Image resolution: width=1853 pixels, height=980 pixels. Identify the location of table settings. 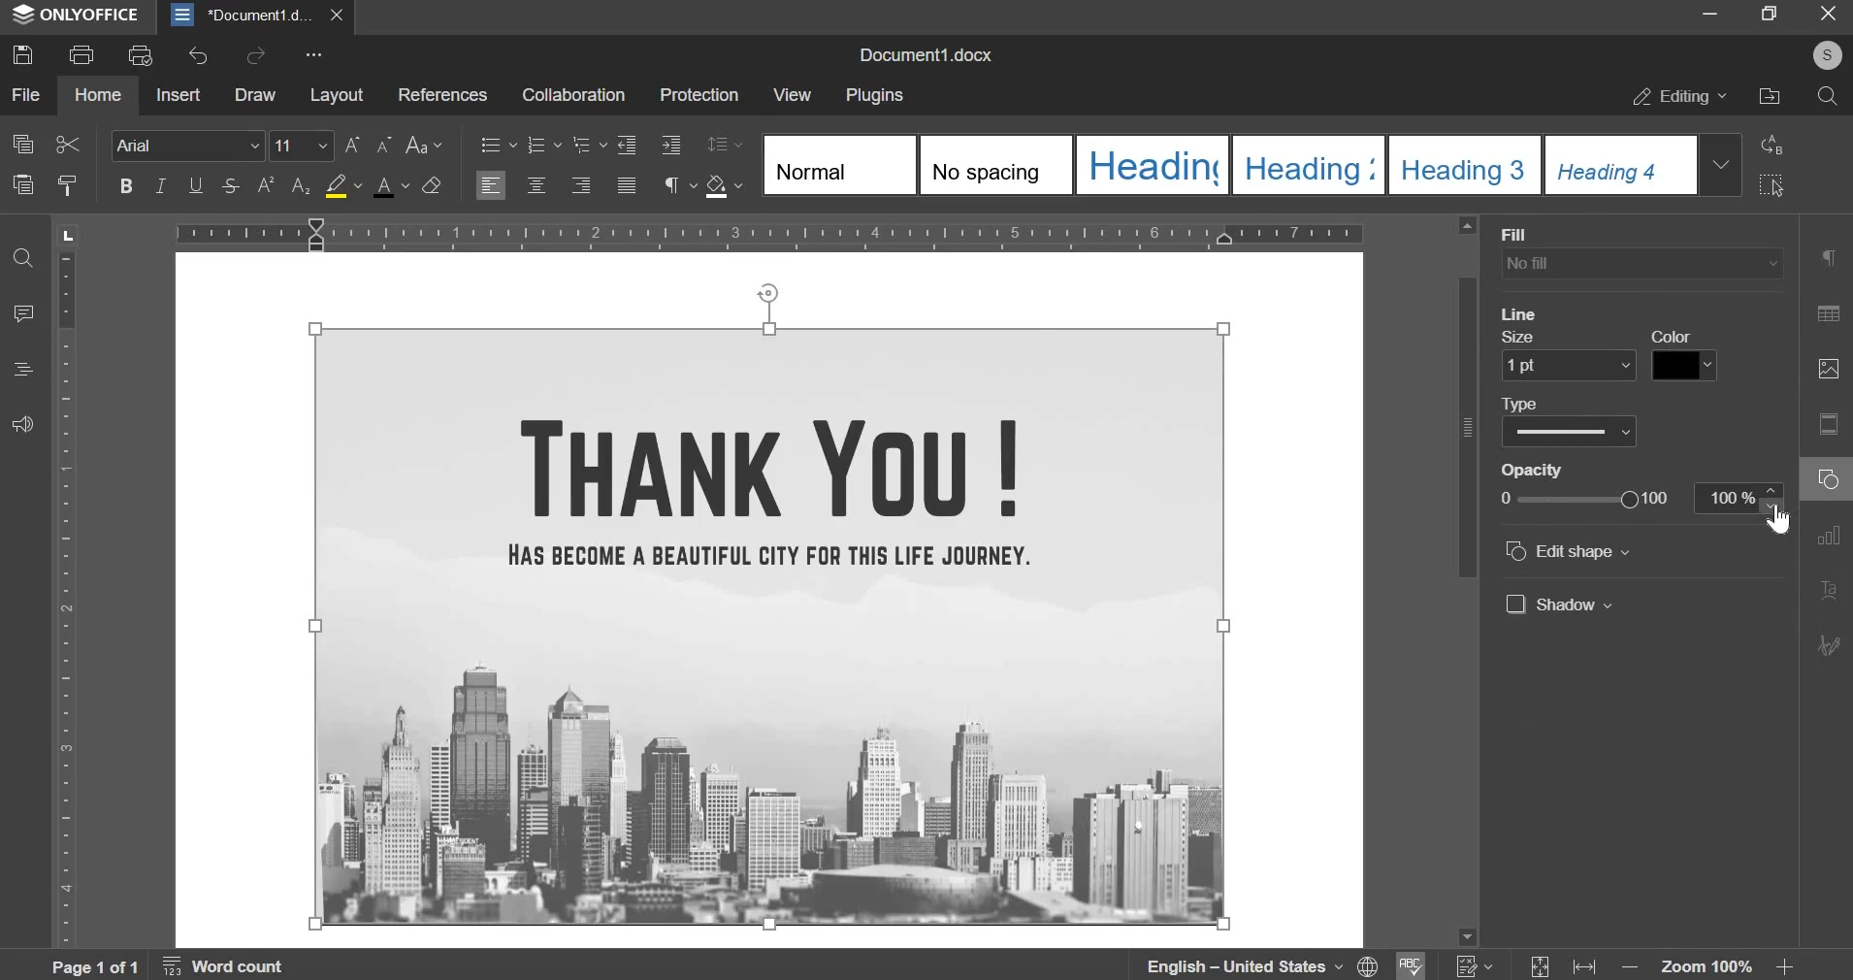
(1830, 313).